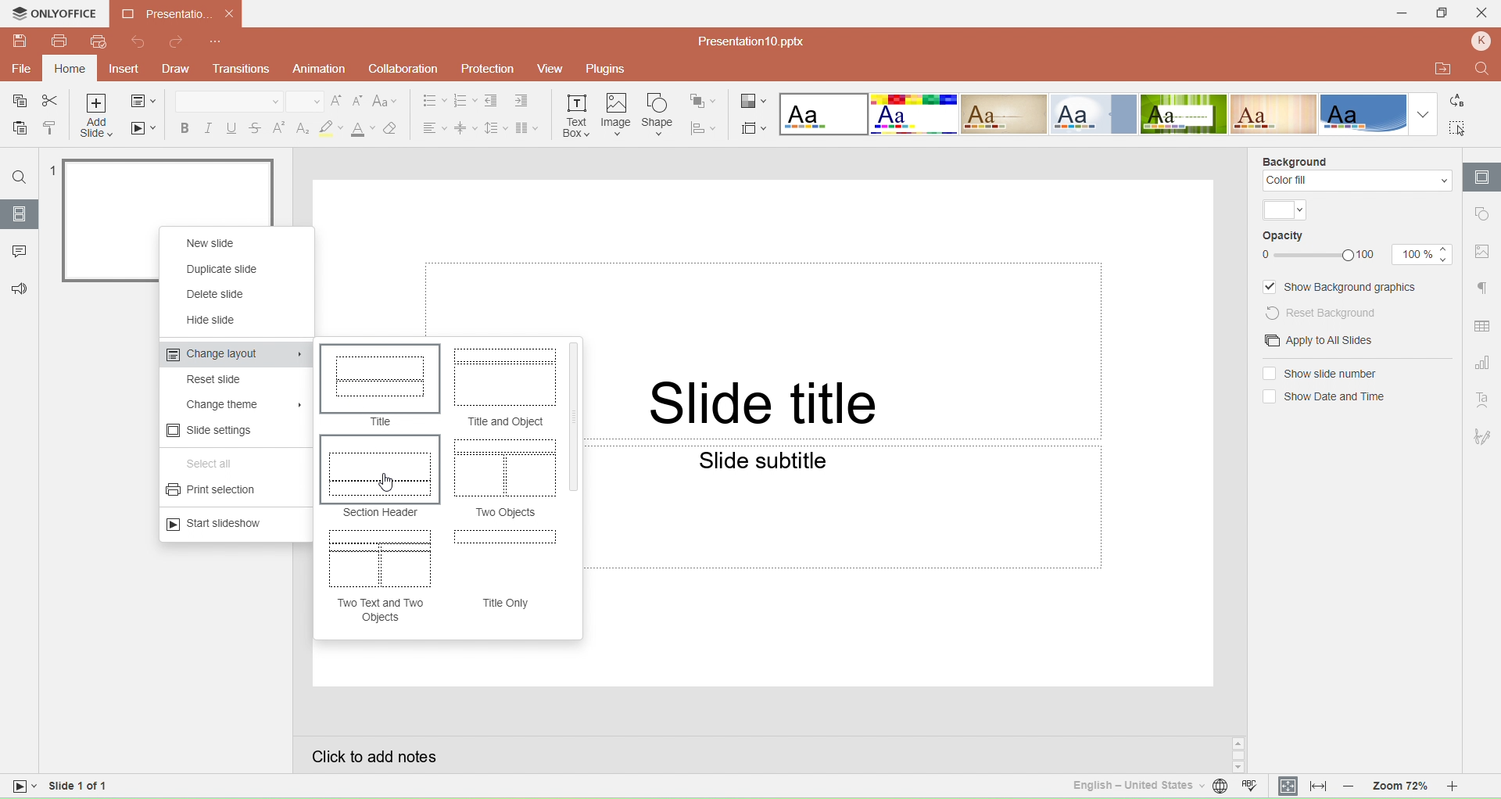 This screenshot has height=799, width=1501. What do you see at coordinates (575, 417) in the screenshot?
I see `Vertical Scroll bar` at bounding box center [575, 417].